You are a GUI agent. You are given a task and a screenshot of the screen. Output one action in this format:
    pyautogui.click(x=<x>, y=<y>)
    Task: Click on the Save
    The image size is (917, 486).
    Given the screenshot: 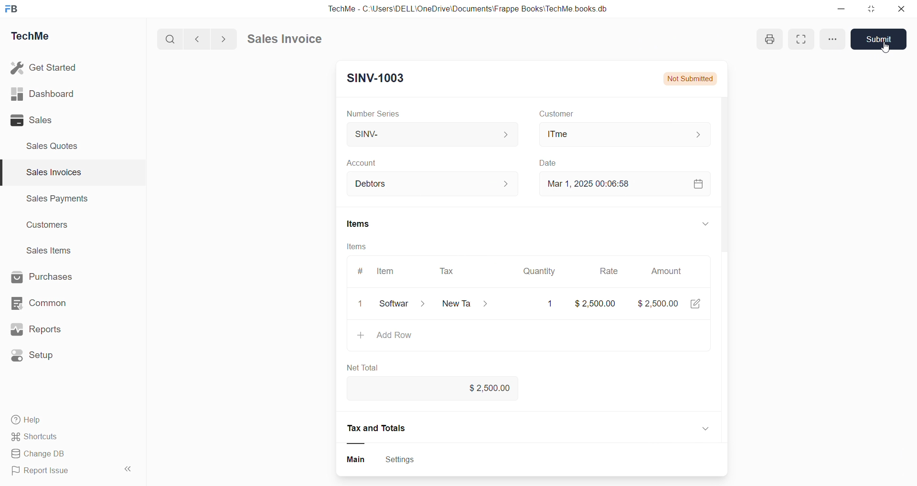 What is the action you would take?
    pyautogui.click(x=878, y=37)
    